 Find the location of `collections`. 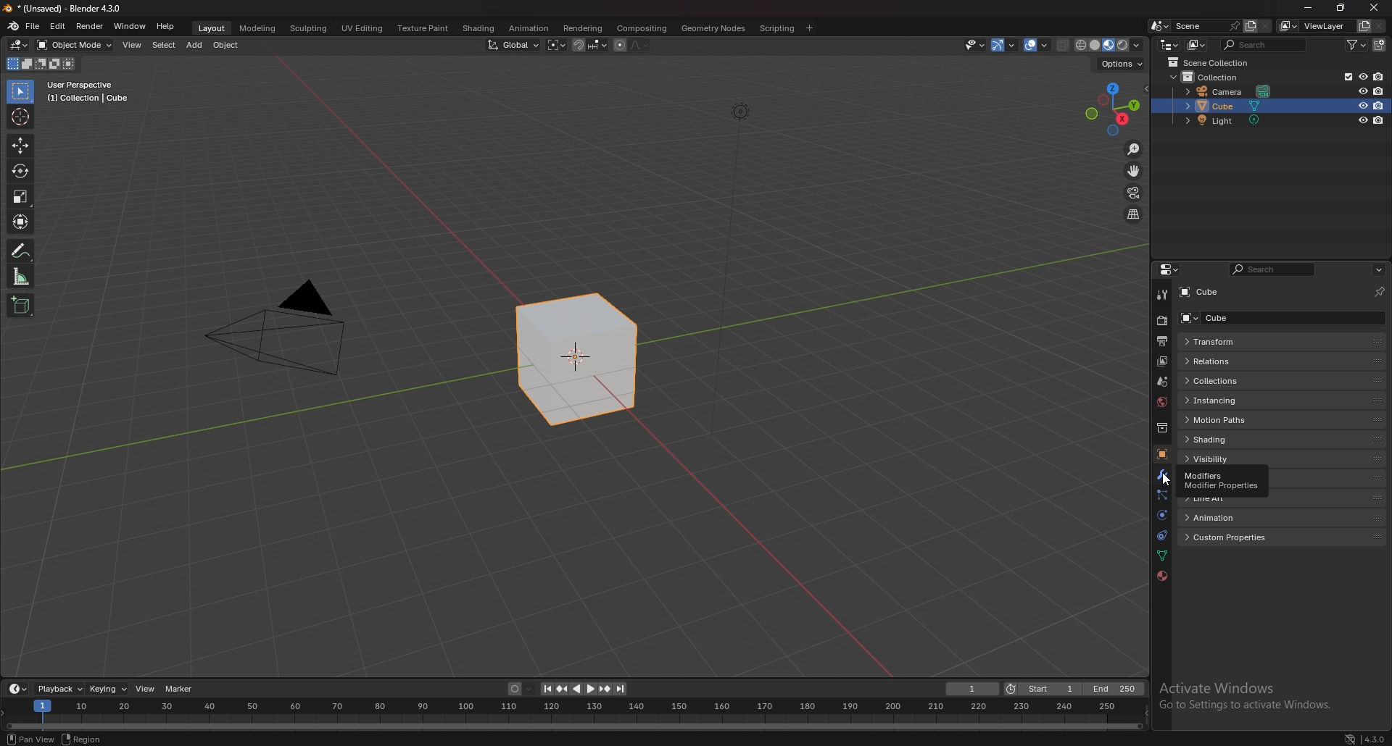

collections is located at coordinates (1232, 380).